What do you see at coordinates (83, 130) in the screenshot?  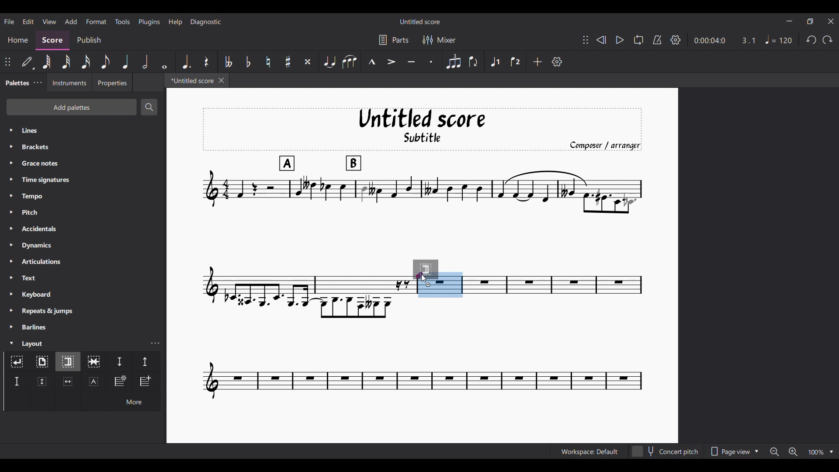 I see `Lines` at bounding box center [83, 130].